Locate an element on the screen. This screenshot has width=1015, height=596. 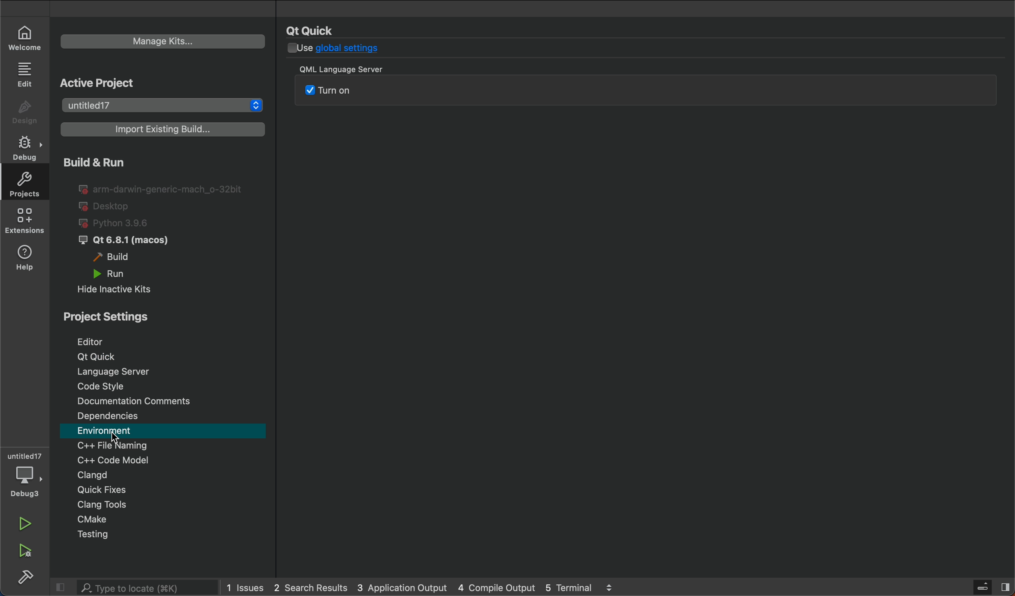
Build & Run is located at coordinates (122, 162).